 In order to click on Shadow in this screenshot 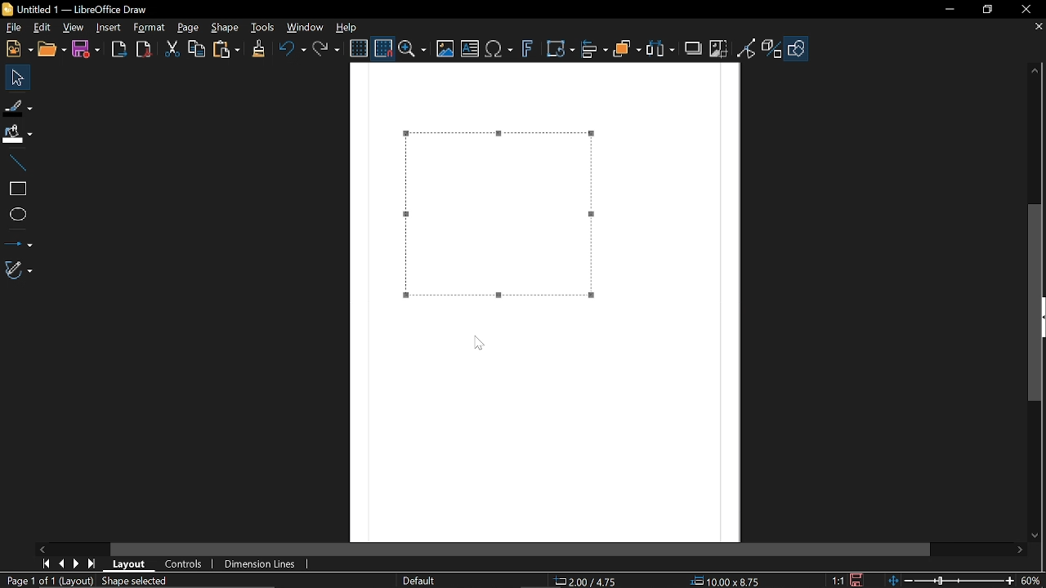, I will do `click(693, 48)`.